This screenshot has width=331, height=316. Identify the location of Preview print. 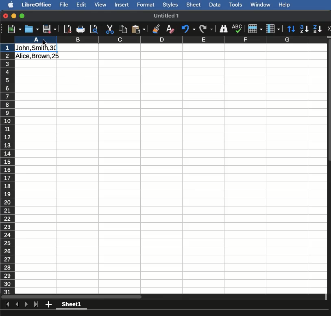
(94, 29).